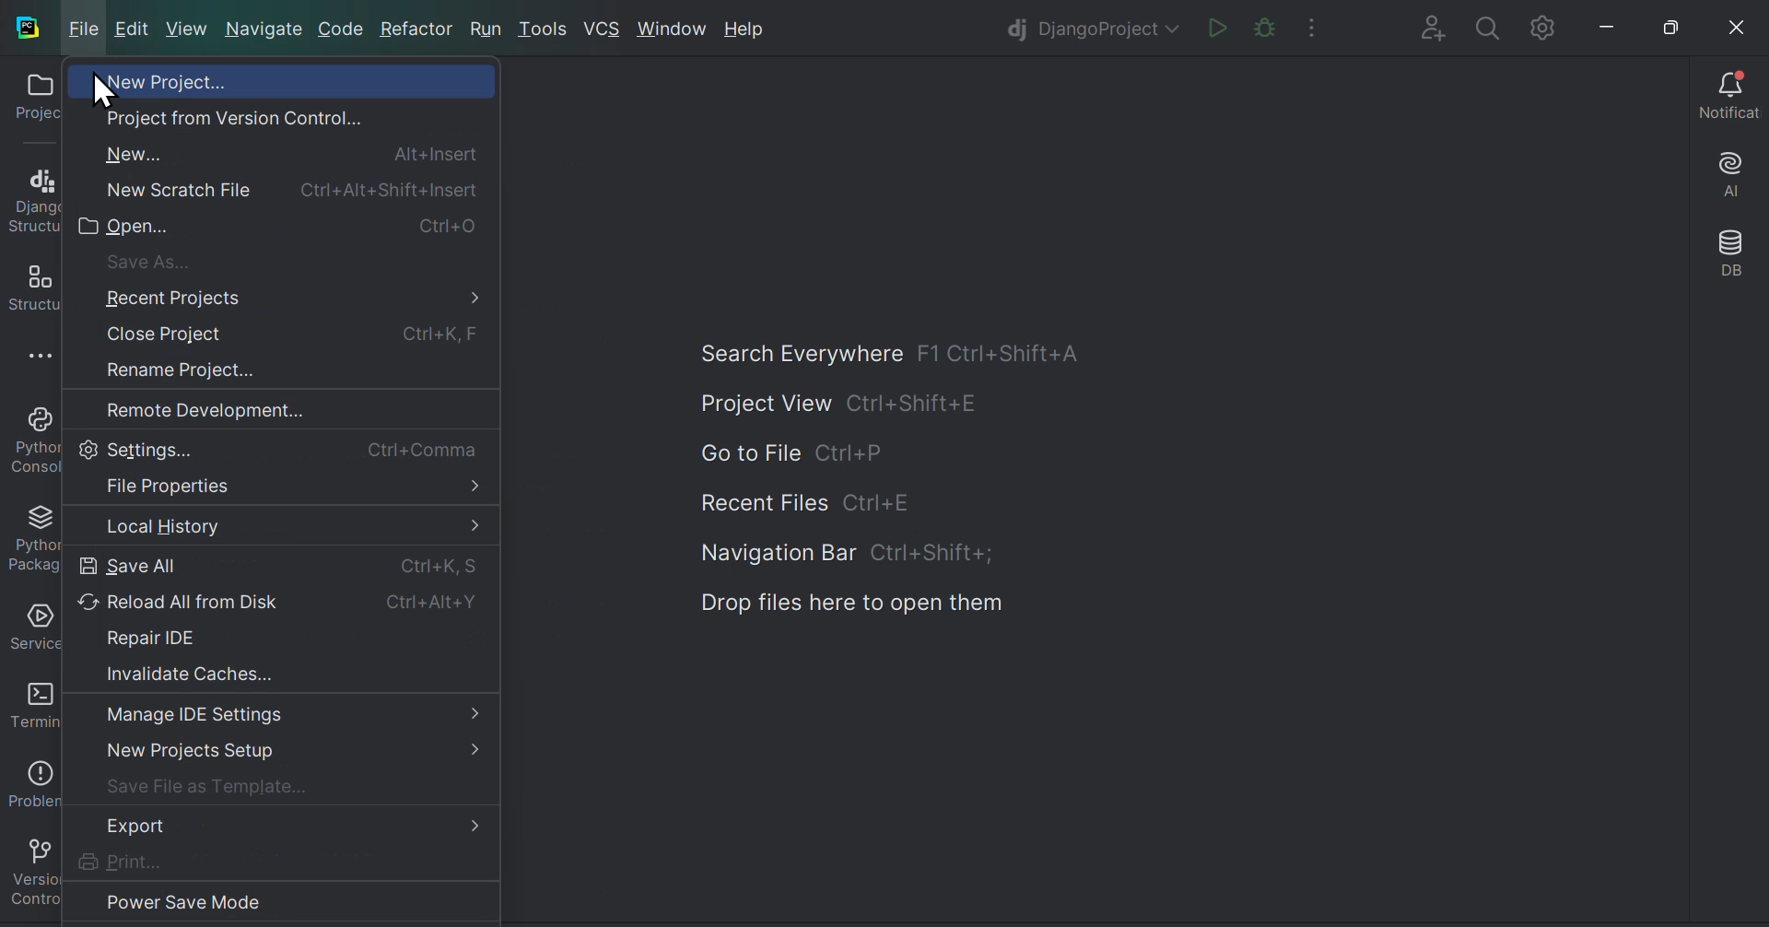  Describe the element at coordinates (1727, 172) in the screenshot. I see `AI assistant` at that location.